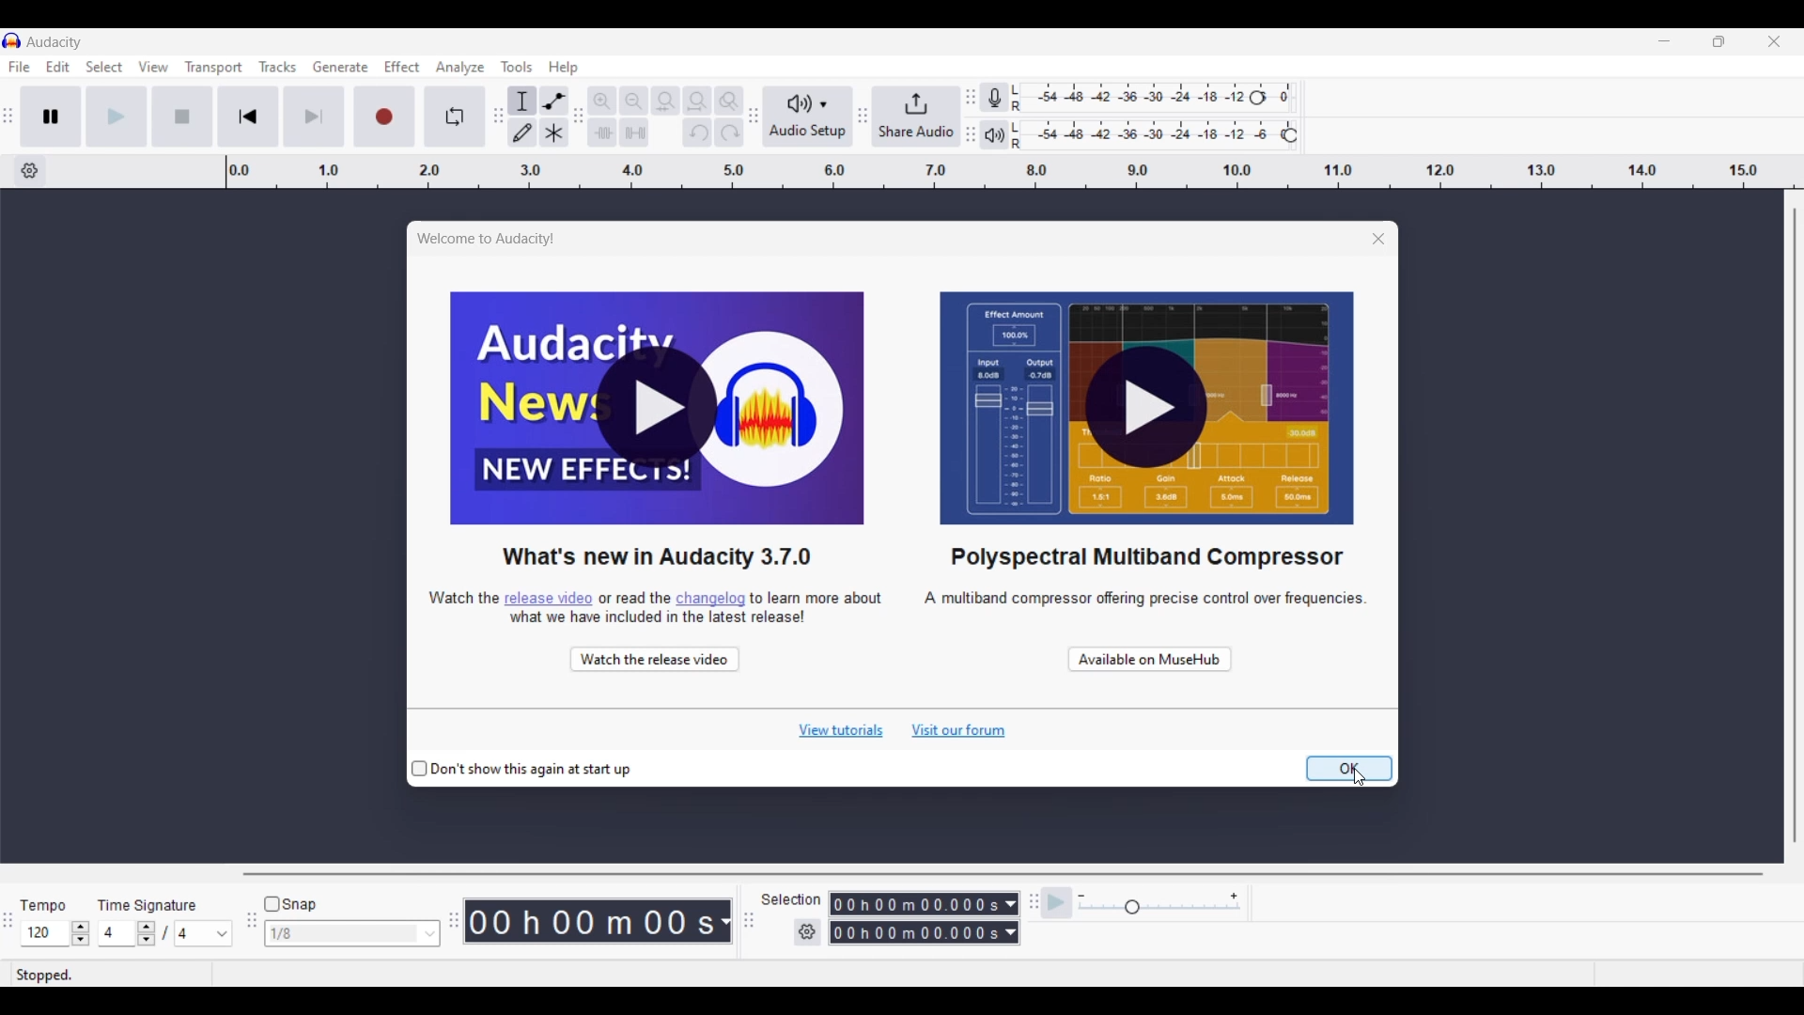 The height and width of the screenshot is (1015, 1804). What do you see at coordinates (1363, 780) in the screenshot?
I see `cursor` at bounding box center [1363, 780].